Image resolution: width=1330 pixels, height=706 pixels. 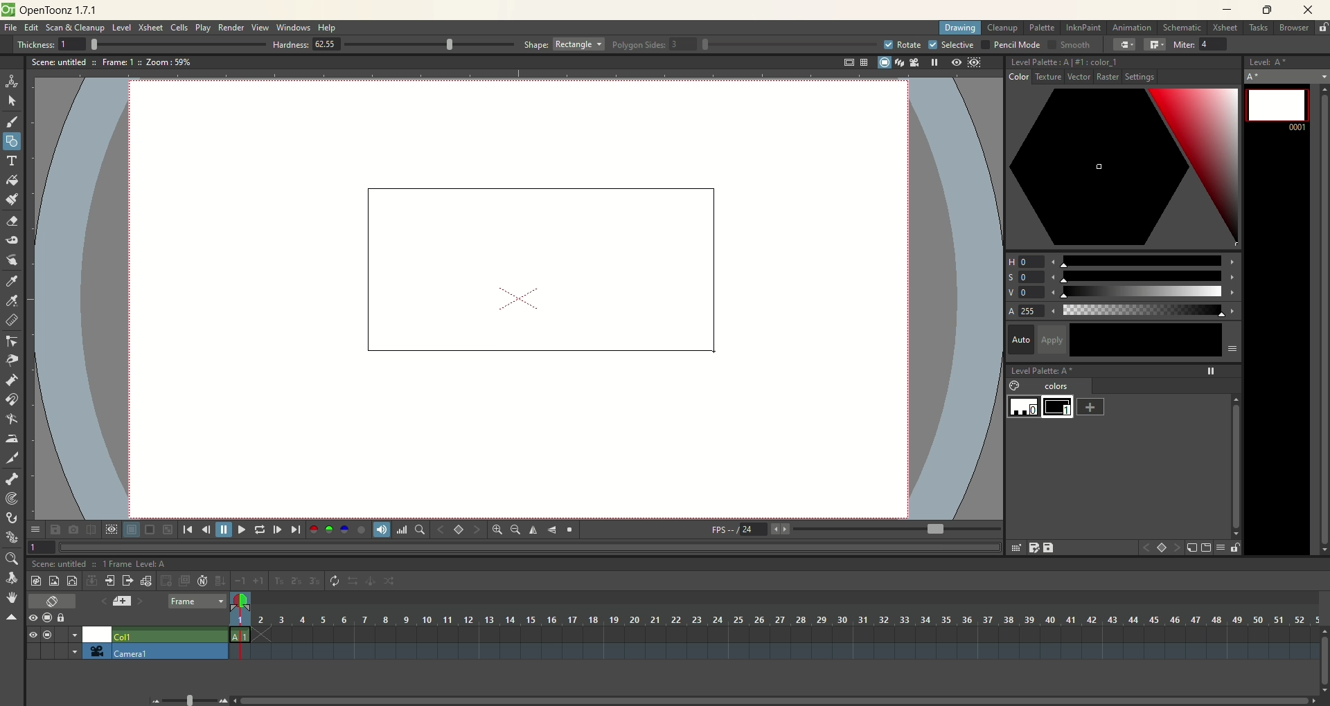 I want to click on rotate, so click(x=901, y=44).